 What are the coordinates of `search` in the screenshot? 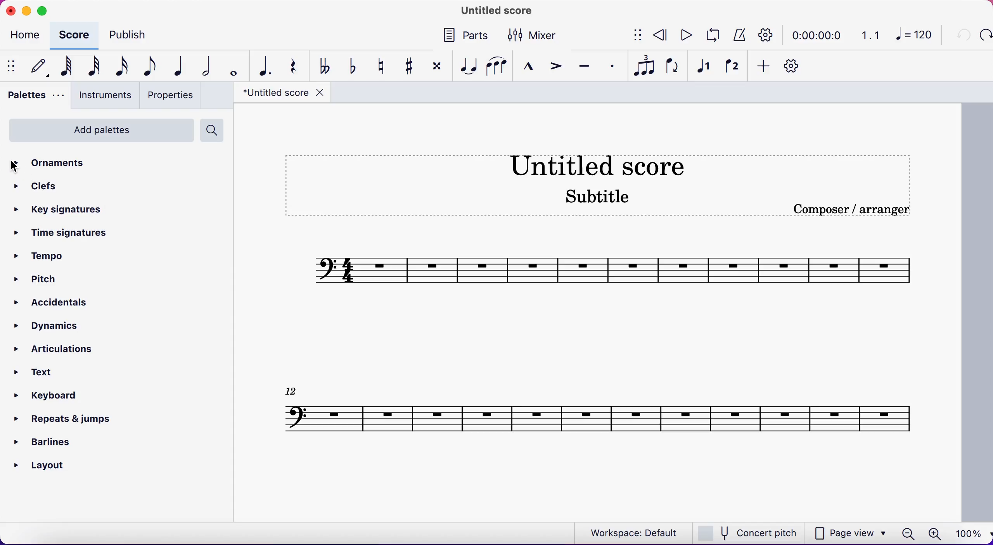 It's located at (215, 131).